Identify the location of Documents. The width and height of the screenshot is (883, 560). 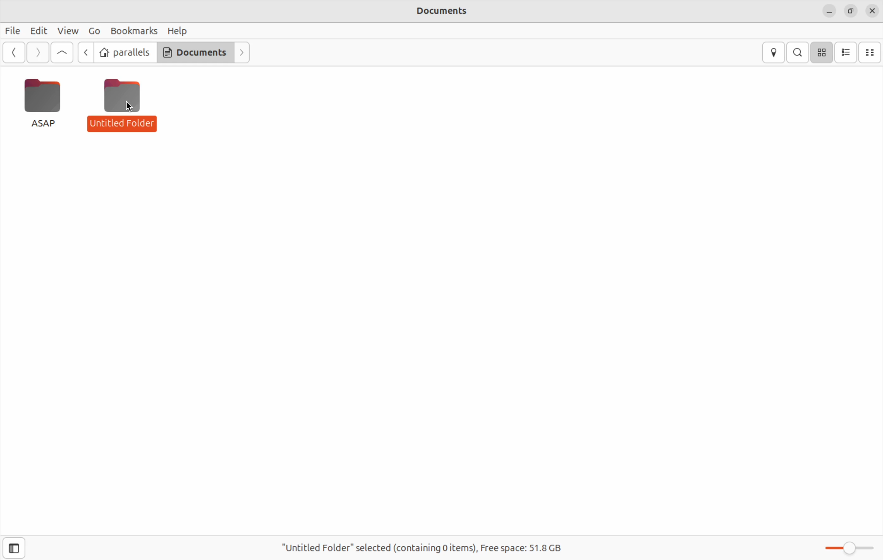
(193, 52).